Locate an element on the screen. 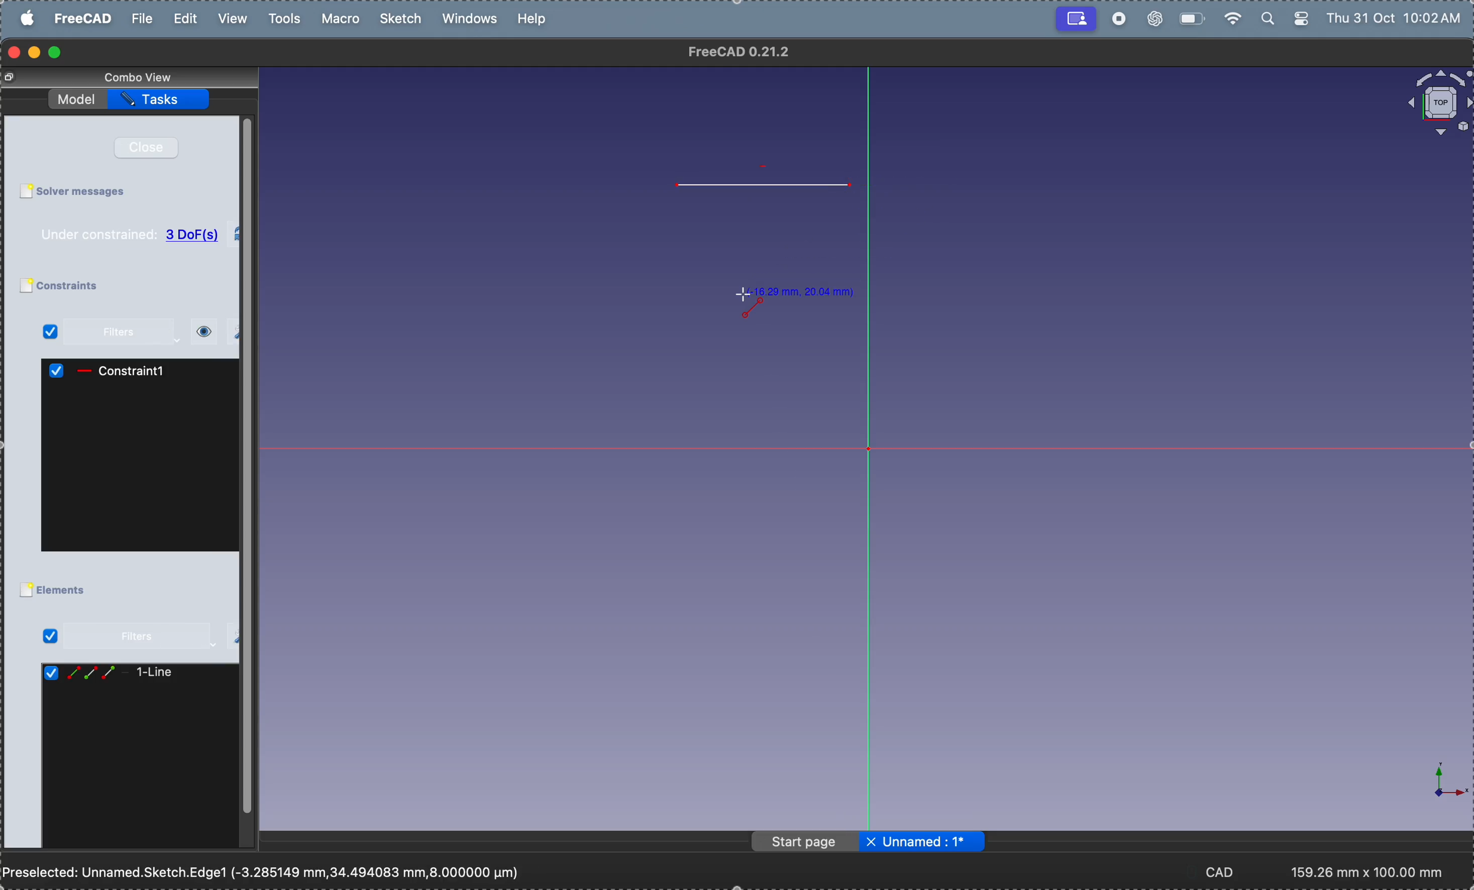  CAD is located at coordinates (1228, 871).